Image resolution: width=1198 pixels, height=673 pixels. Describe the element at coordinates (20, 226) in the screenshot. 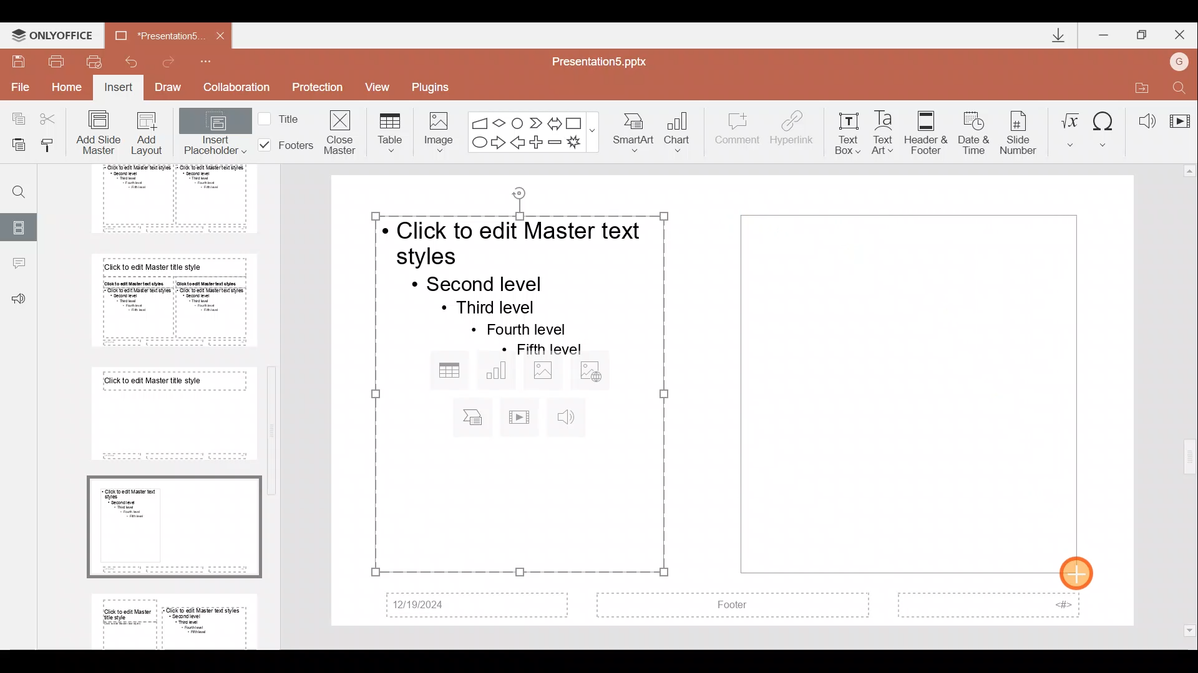

I see `Slides` at that location.